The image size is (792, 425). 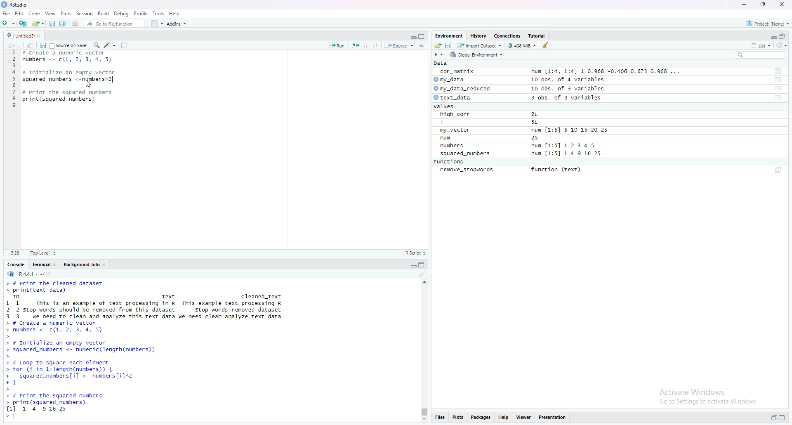 I want to click on line number, so click(x=13, y=80).